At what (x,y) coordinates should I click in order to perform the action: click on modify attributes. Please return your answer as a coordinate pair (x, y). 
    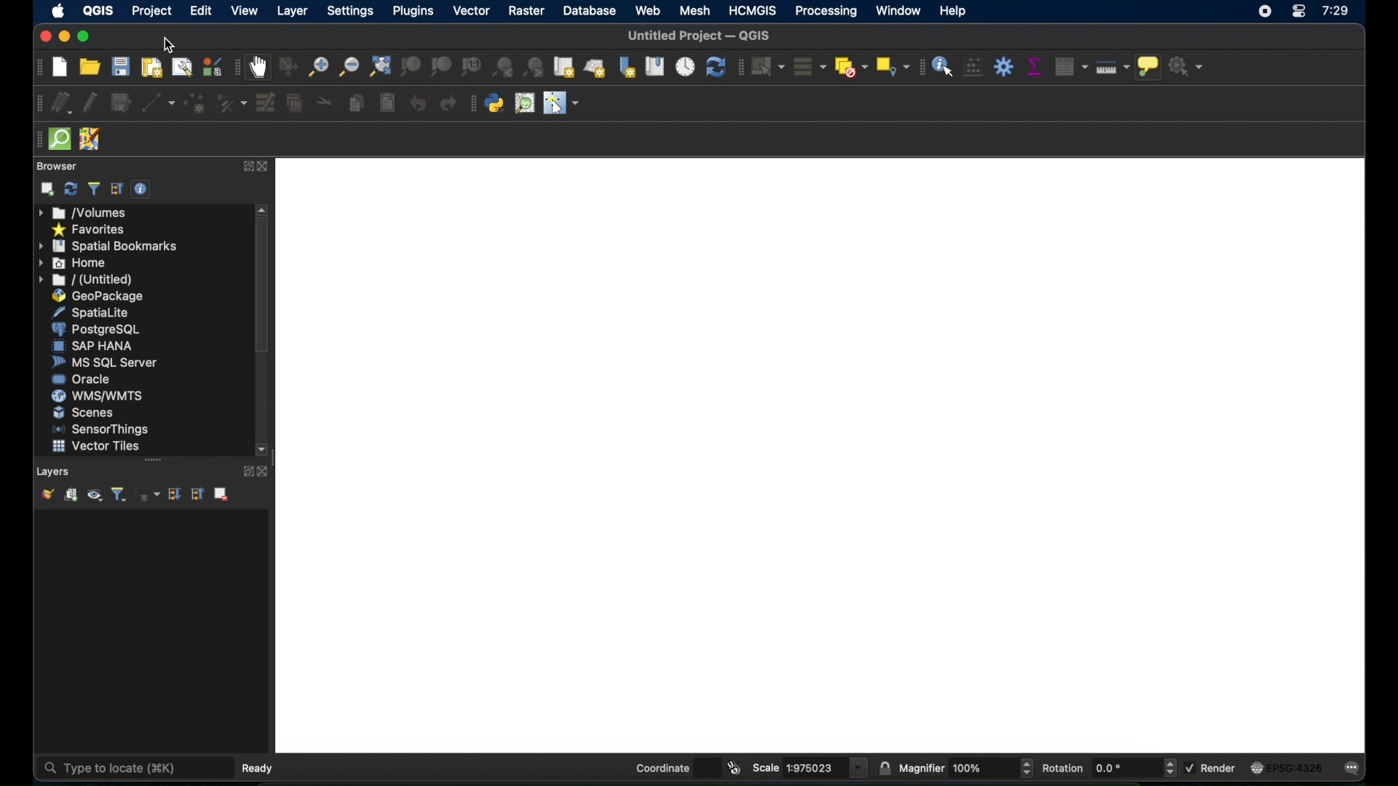
    Looking at the image, I should click on (267, 102).